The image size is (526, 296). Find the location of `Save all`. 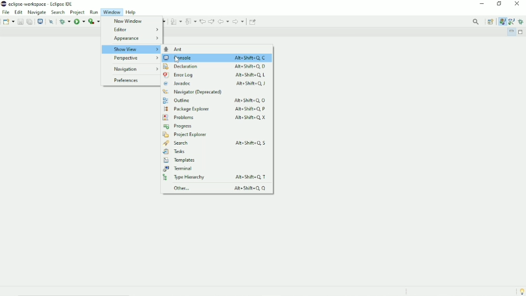

Save all is located at coordinates (29, 21).